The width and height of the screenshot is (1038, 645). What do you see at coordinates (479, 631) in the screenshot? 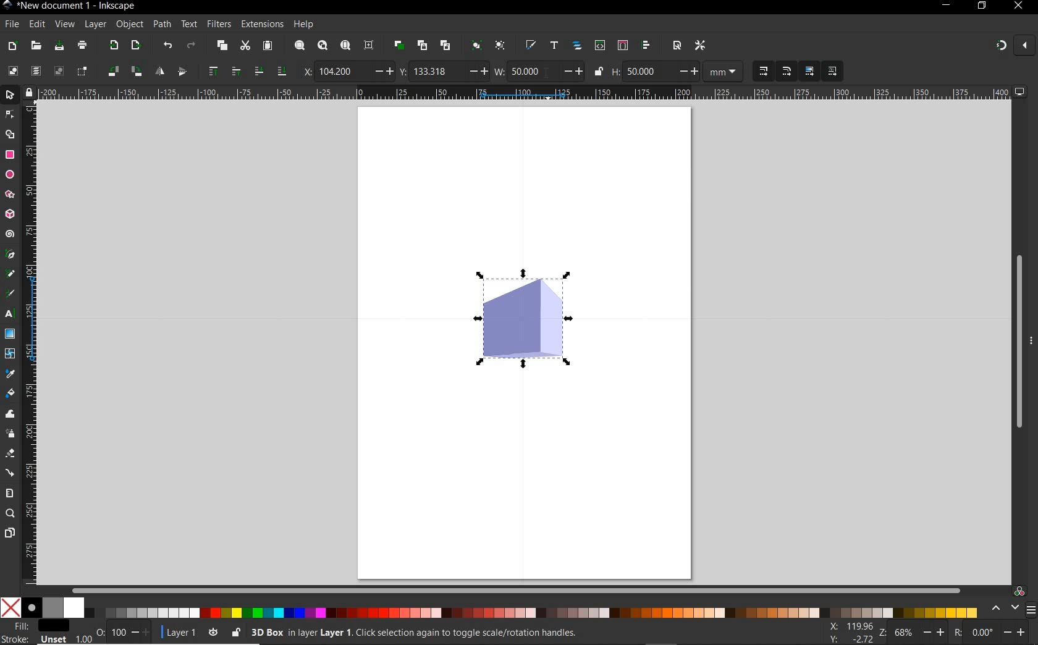
I see `no objects selected` at bounding box center [479, 631].